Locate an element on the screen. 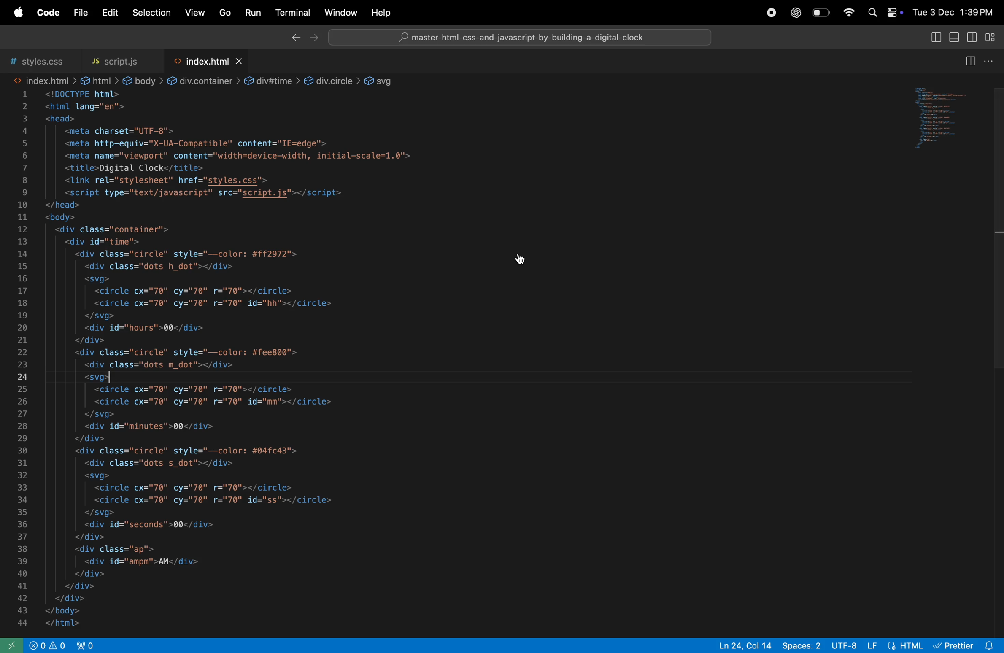  go forward is located at coordinates (316, 38).